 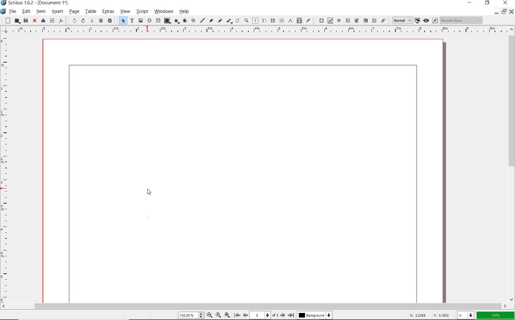 What do you see at coordinates (211, 21) in the screenshot?
I see `Bezier curve` at bounding box center [211, 21].